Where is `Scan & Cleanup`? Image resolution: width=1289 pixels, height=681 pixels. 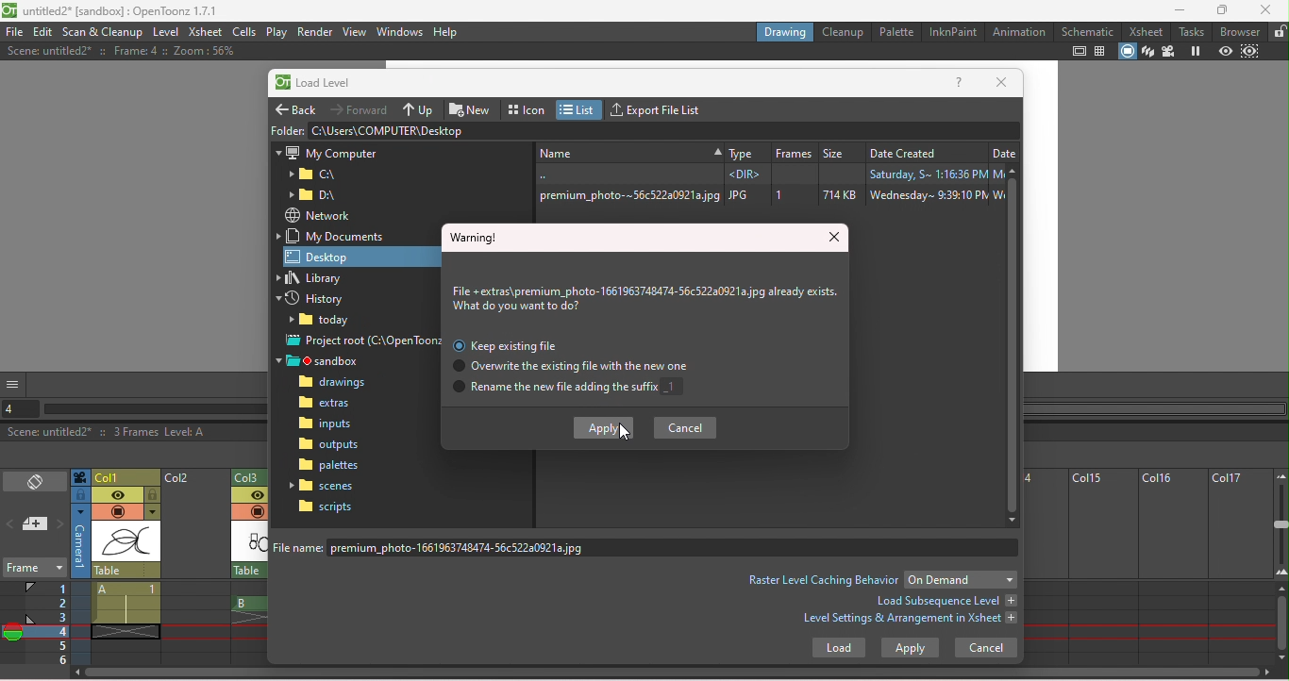 Scan & Cleanup is located at coordinates (104, 32).